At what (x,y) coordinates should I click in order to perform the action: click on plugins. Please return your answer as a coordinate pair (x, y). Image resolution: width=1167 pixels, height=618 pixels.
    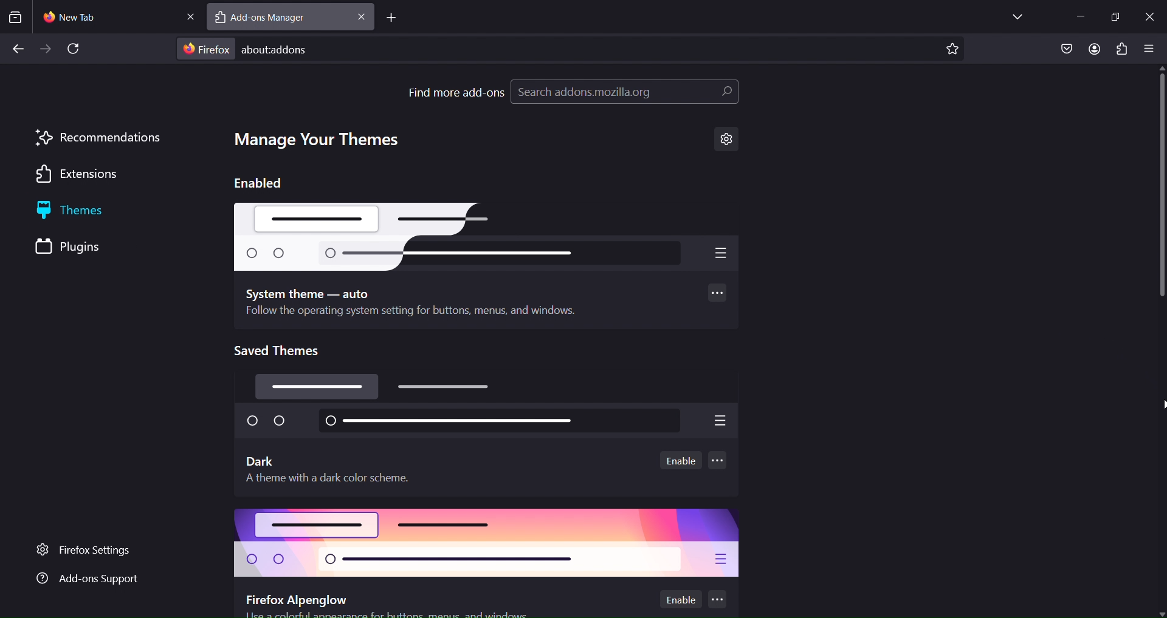
    Looking at the image, I should click on (81, 248).